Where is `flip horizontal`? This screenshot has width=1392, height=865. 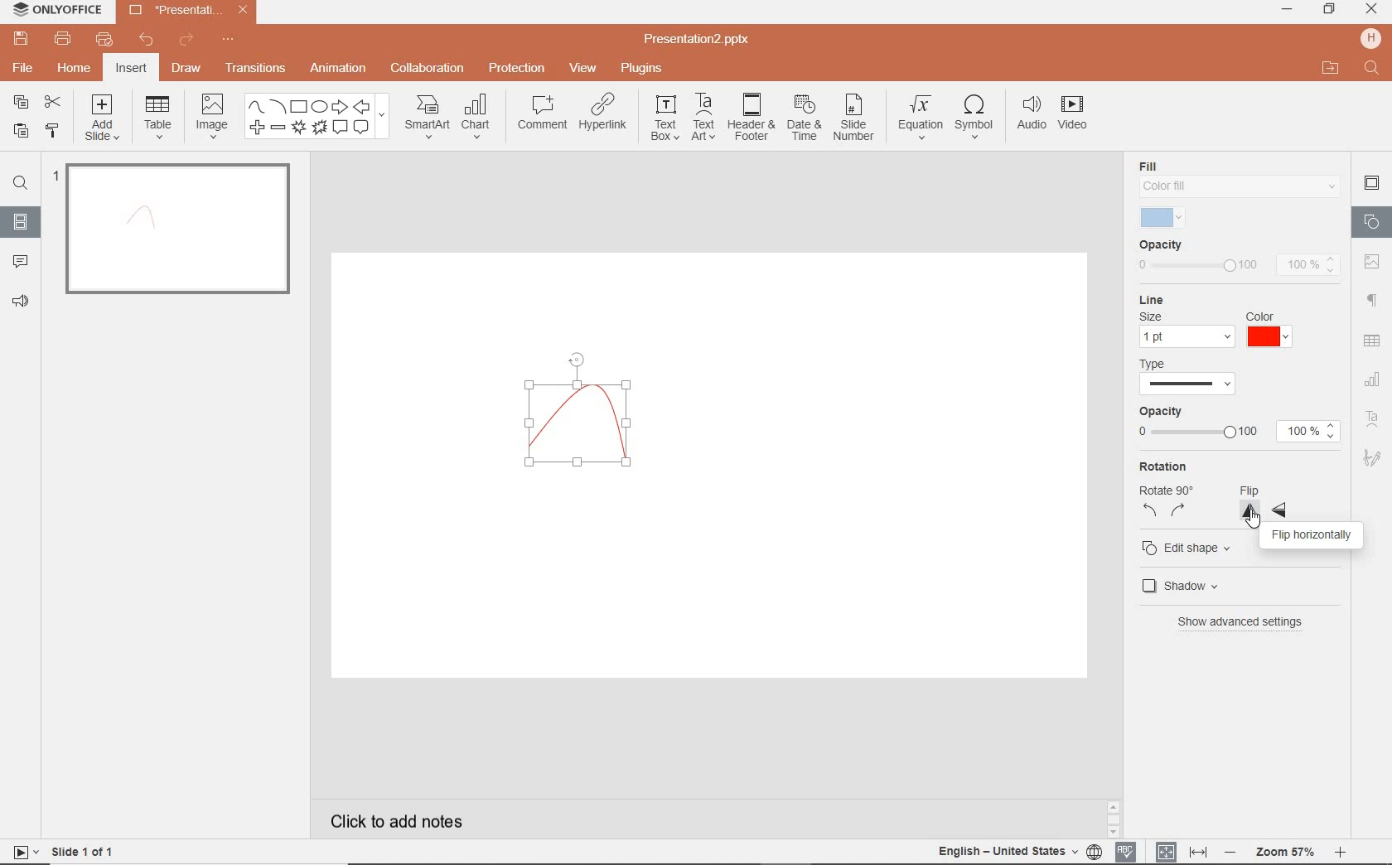
flip horizontal is located at coordinates (1284, 512).